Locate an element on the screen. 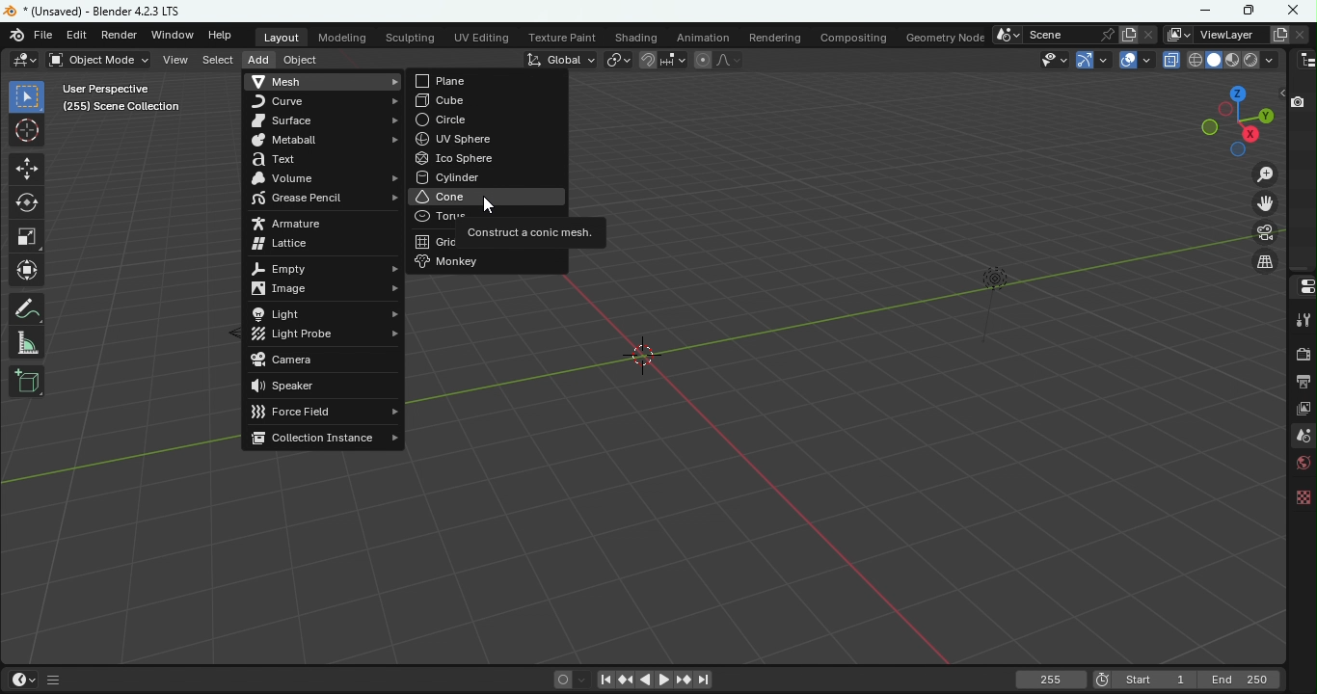 This screenshot has height=694, width=1317. Torus is located at coordinates (482, 217).